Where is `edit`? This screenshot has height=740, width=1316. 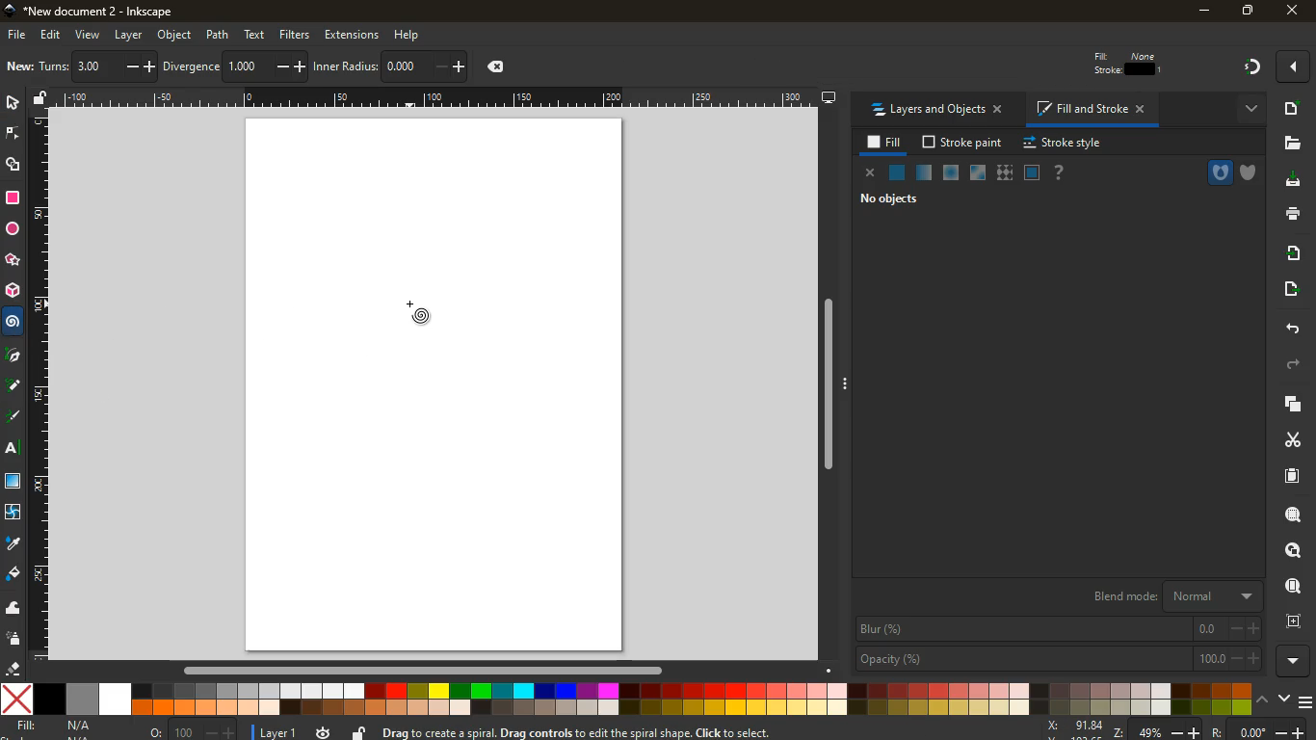
edit is located at coordinates (1146, 66).